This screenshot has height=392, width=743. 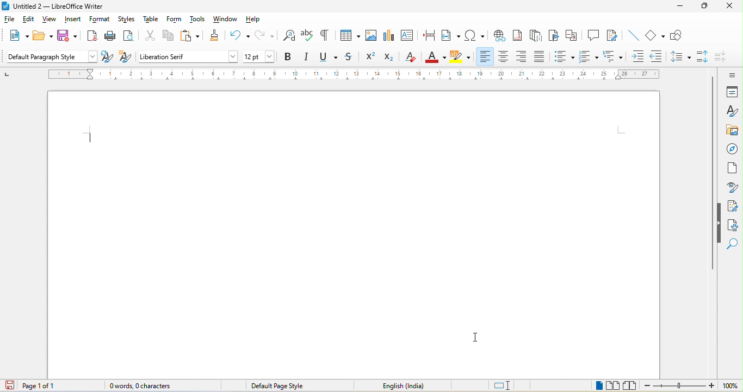 What do you see at coordinates (733, 206) in the screenshot?
I see `manage changes` at bounding box center [733, 206].